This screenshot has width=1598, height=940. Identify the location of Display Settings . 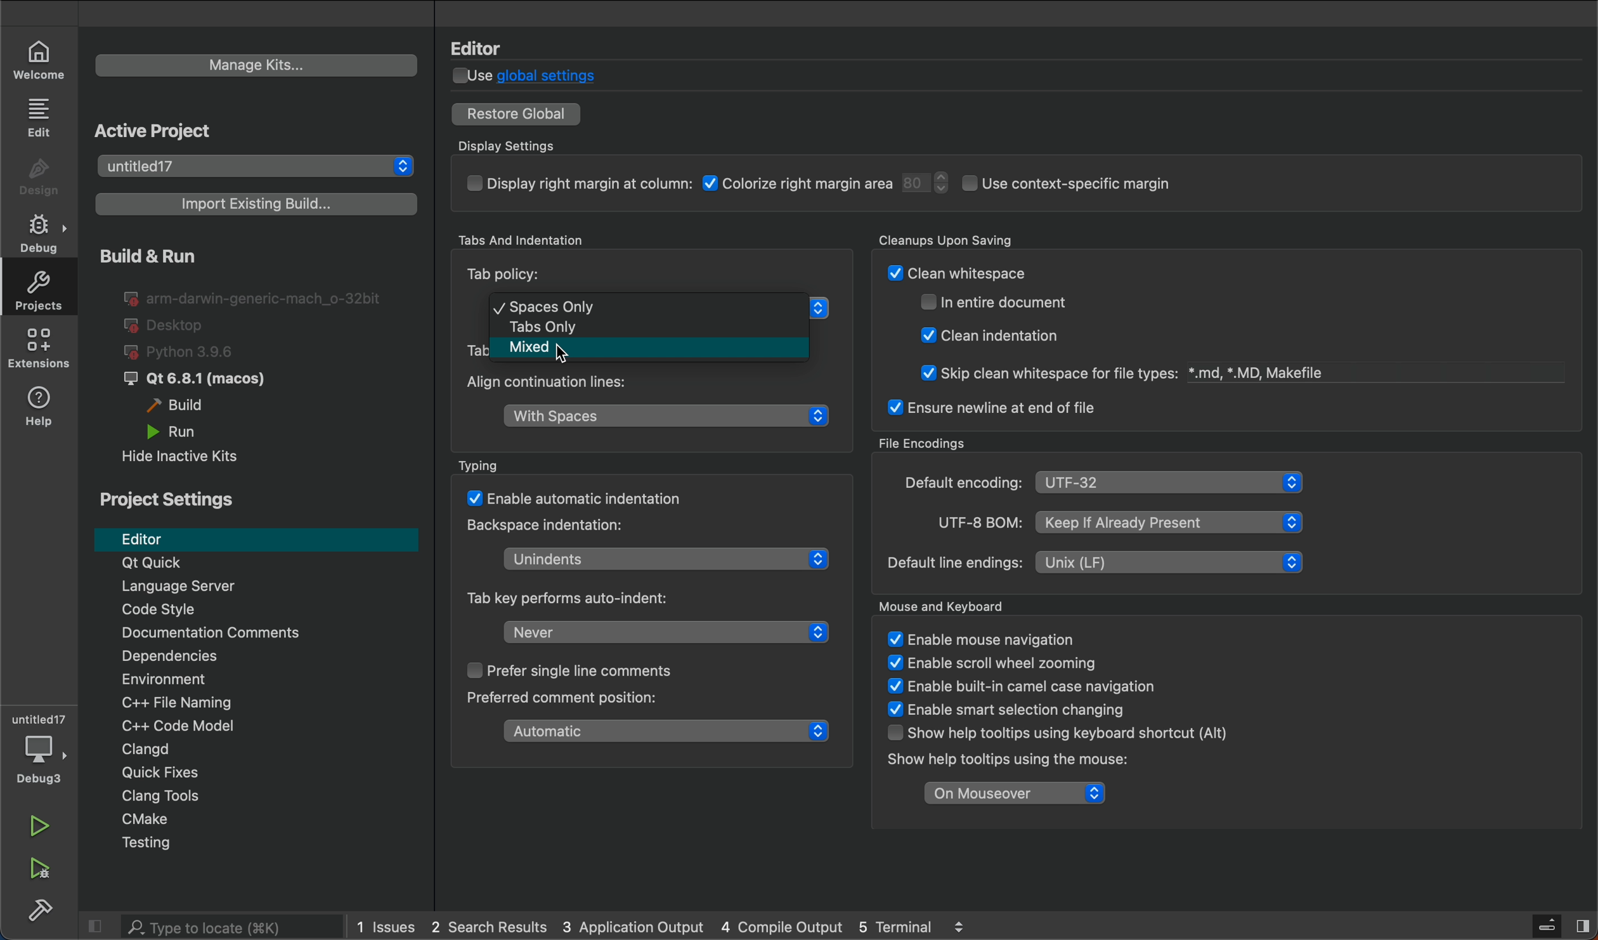
(523, 140).